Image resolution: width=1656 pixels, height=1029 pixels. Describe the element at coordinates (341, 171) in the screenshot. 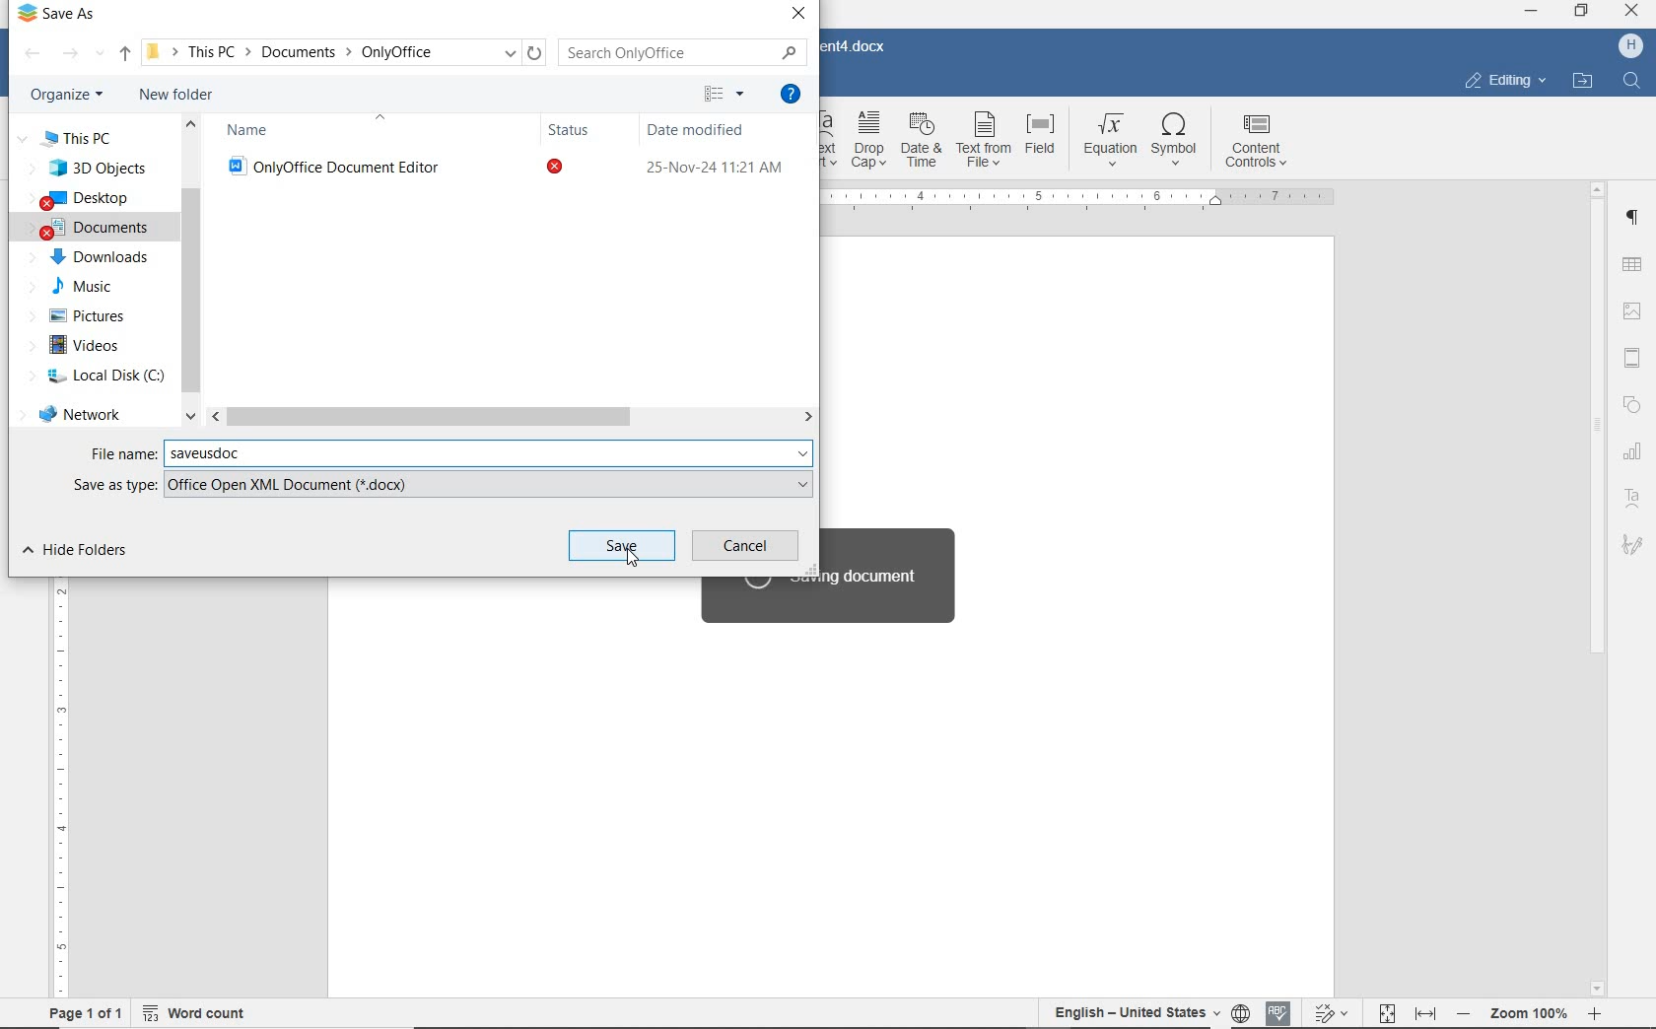

I see `OnlyOffice Document Editor` at that location.